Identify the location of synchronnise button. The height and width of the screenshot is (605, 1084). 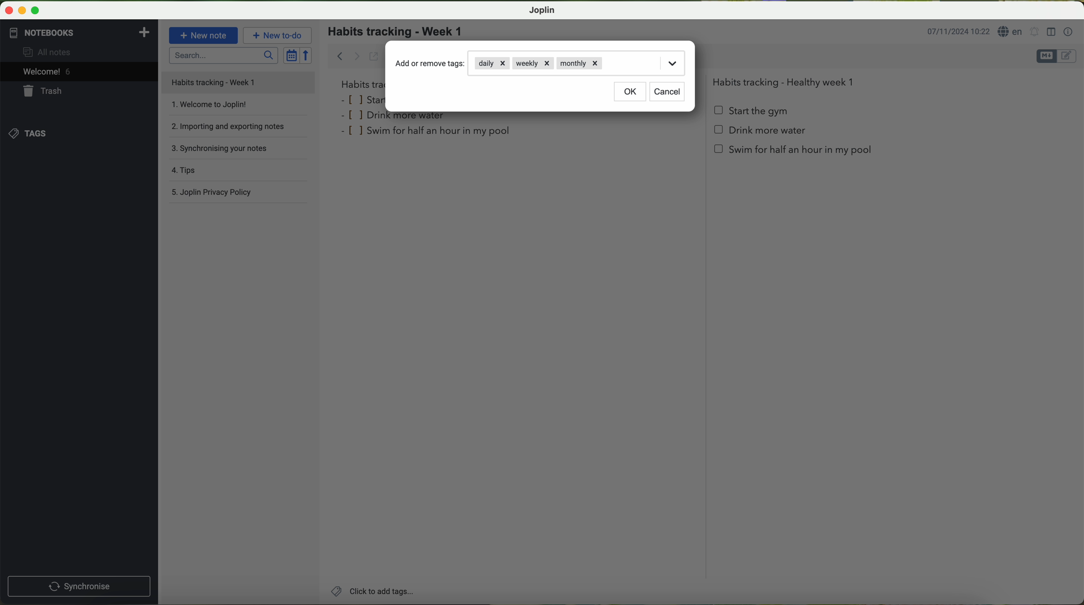
(78, 587).